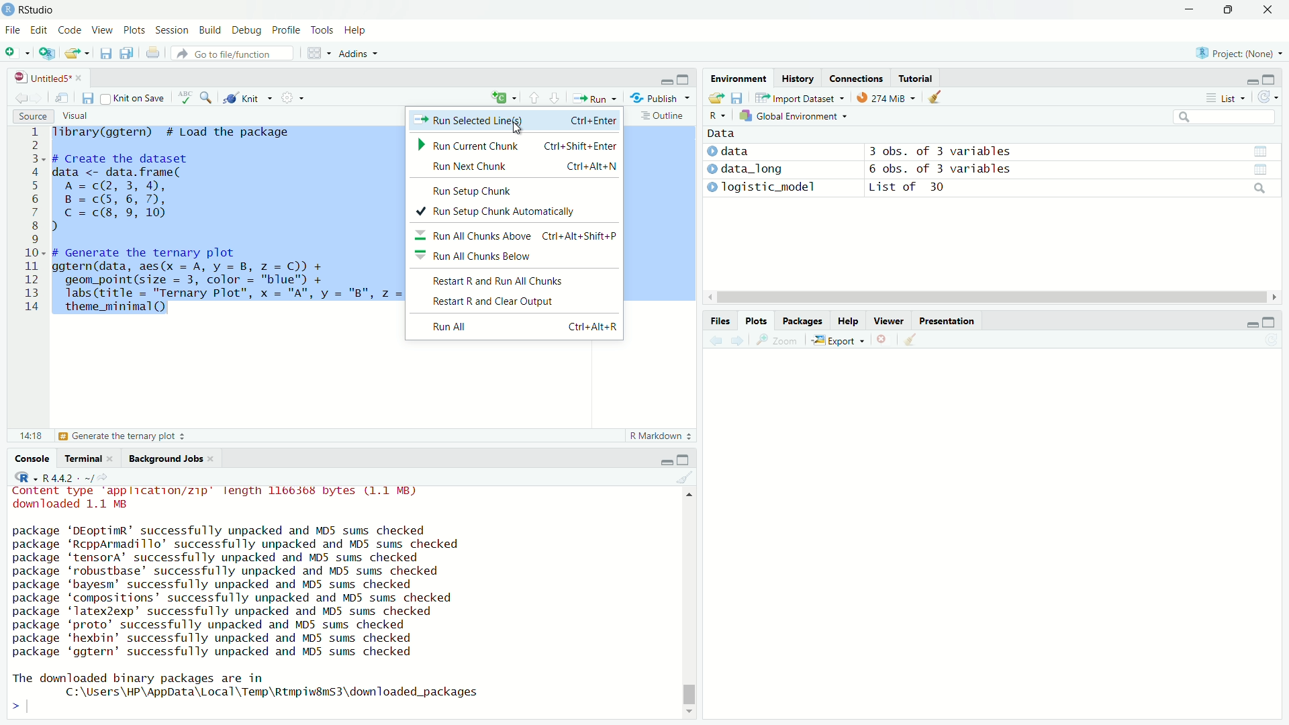 Image resolution: width=1289 pixels, height=725 pixels. I want to click on downward, so click(557, 99).